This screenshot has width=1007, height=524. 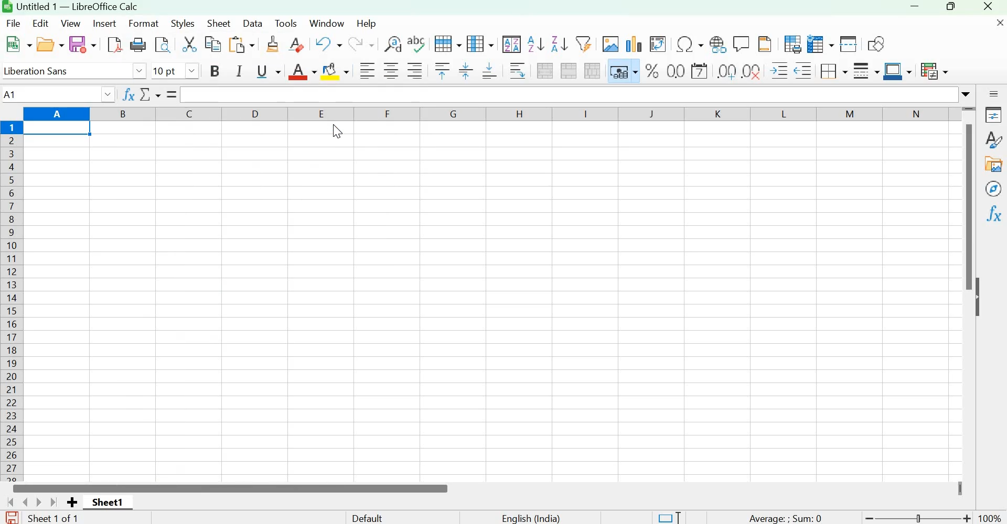 What do you see at coordinates (966, 209) in the screenshot?
I see `Scrollbar` at bounding box center [966, 209].